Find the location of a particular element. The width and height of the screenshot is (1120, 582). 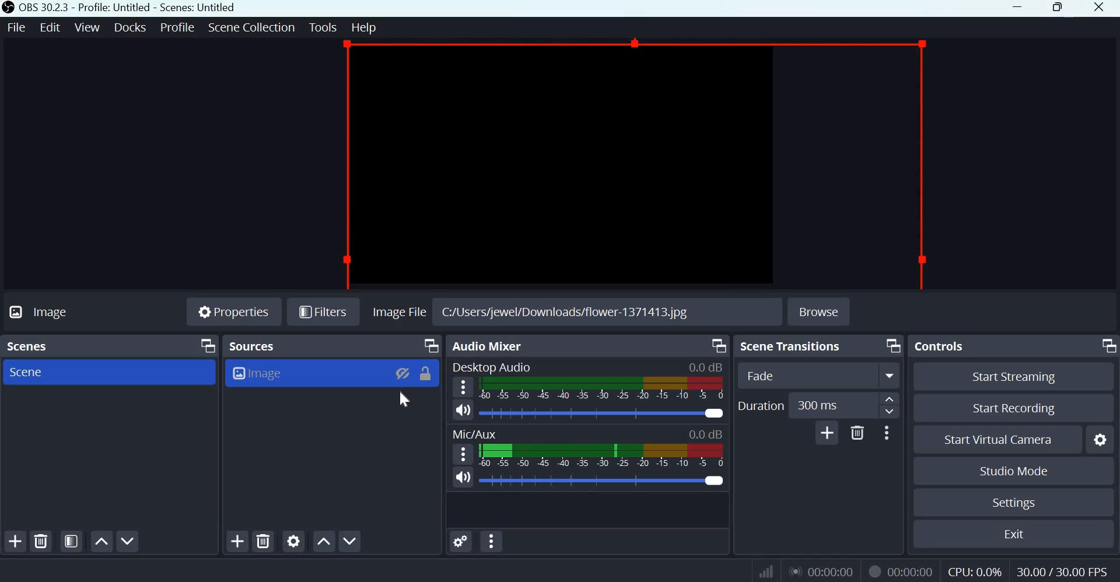

Frame Rate (FPS) is located at coordinates (1063, 572).